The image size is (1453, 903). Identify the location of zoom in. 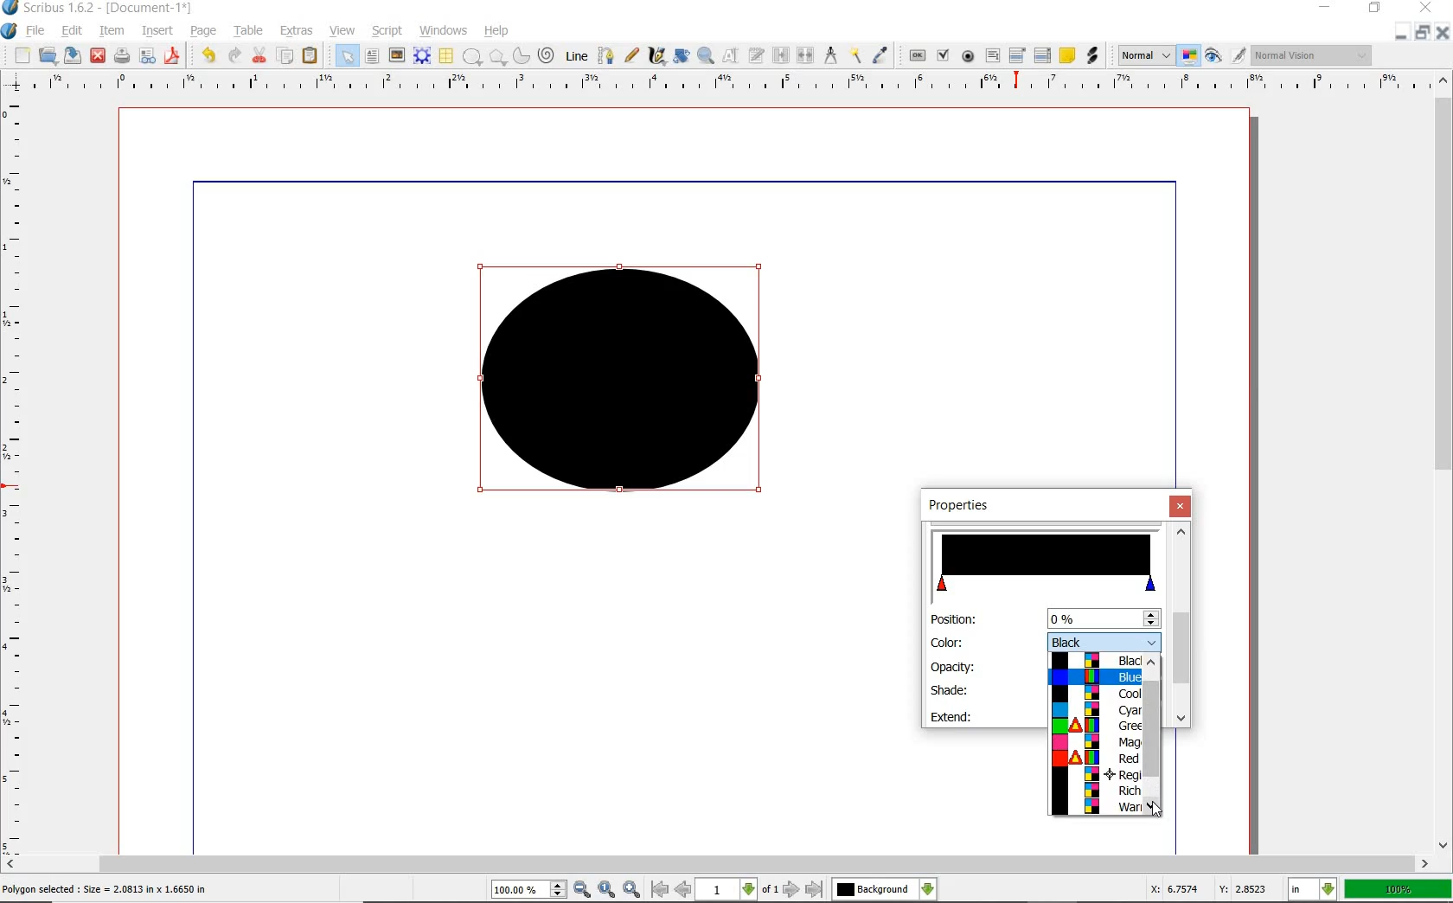
(583, 890).